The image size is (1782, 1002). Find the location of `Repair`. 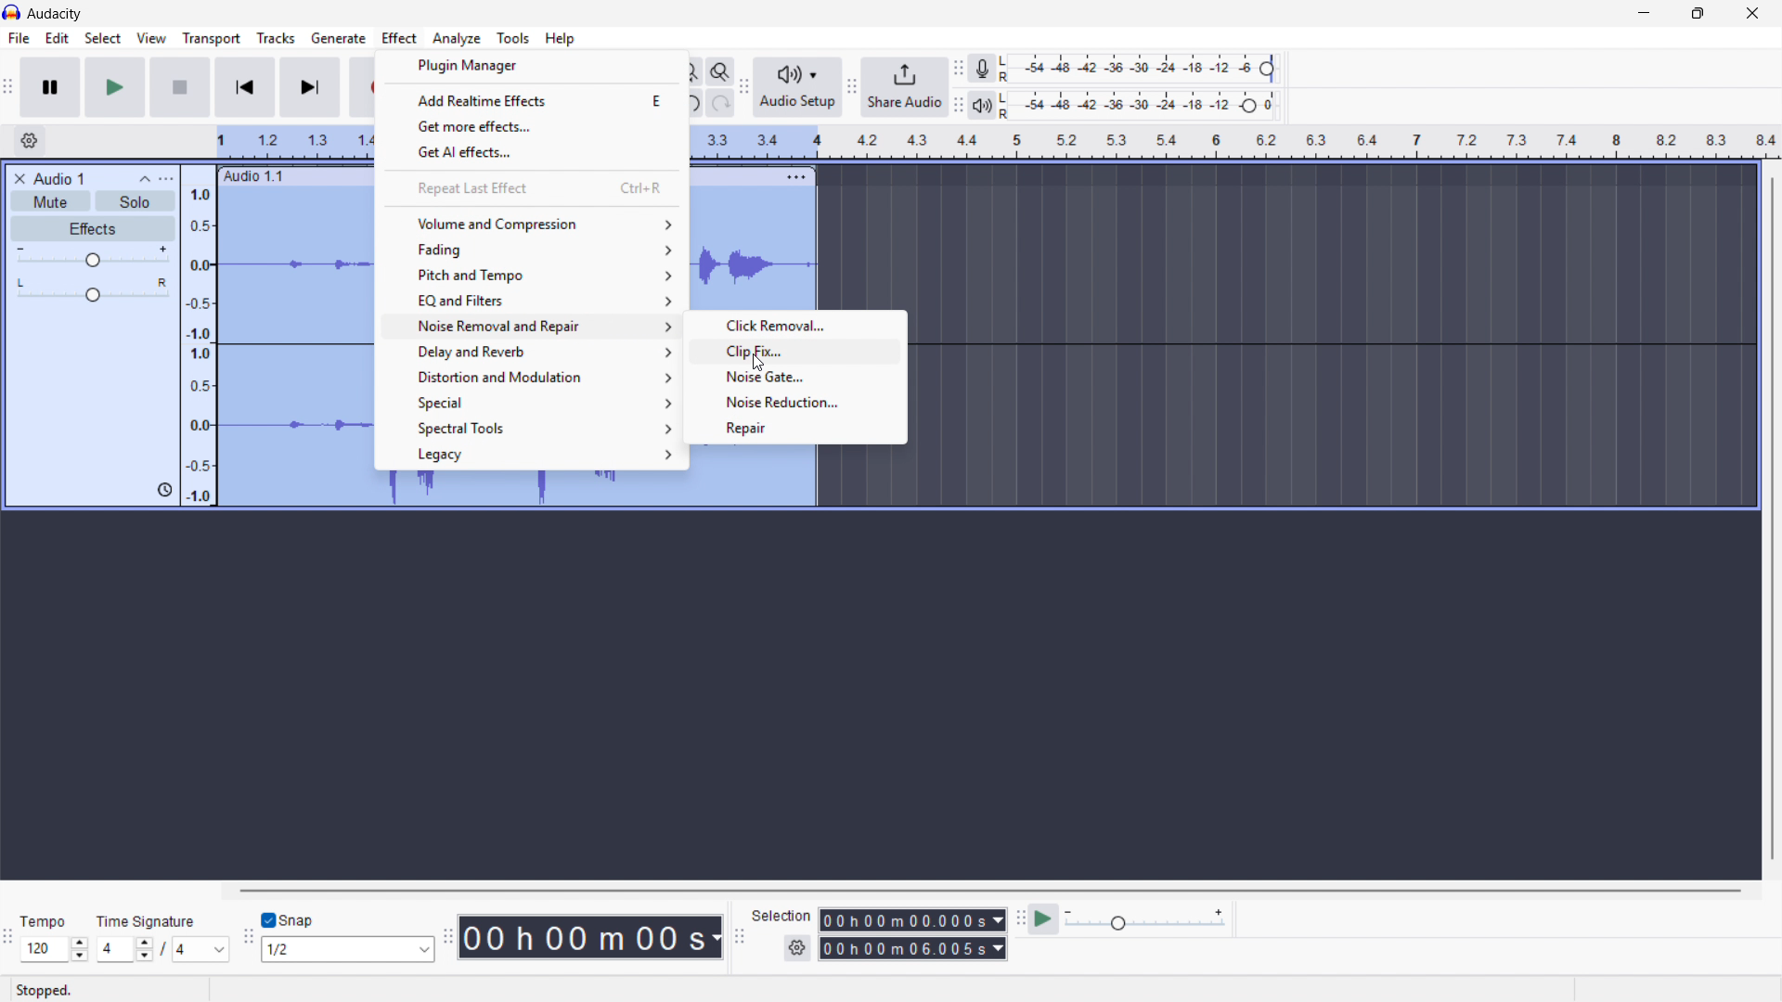

Repair is located at coordinates (796, 429).